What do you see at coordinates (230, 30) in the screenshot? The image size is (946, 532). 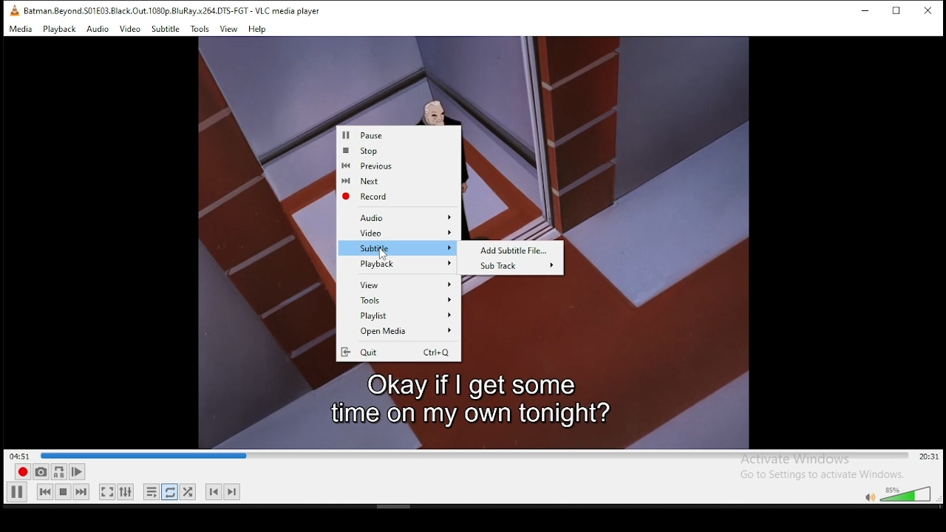 I see `View` at bounding box center [230, 30].